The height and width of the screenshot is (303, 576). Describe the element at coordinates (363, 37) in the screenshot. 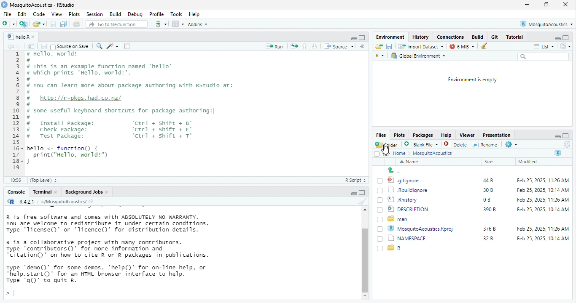

I see `hide console` at that location.